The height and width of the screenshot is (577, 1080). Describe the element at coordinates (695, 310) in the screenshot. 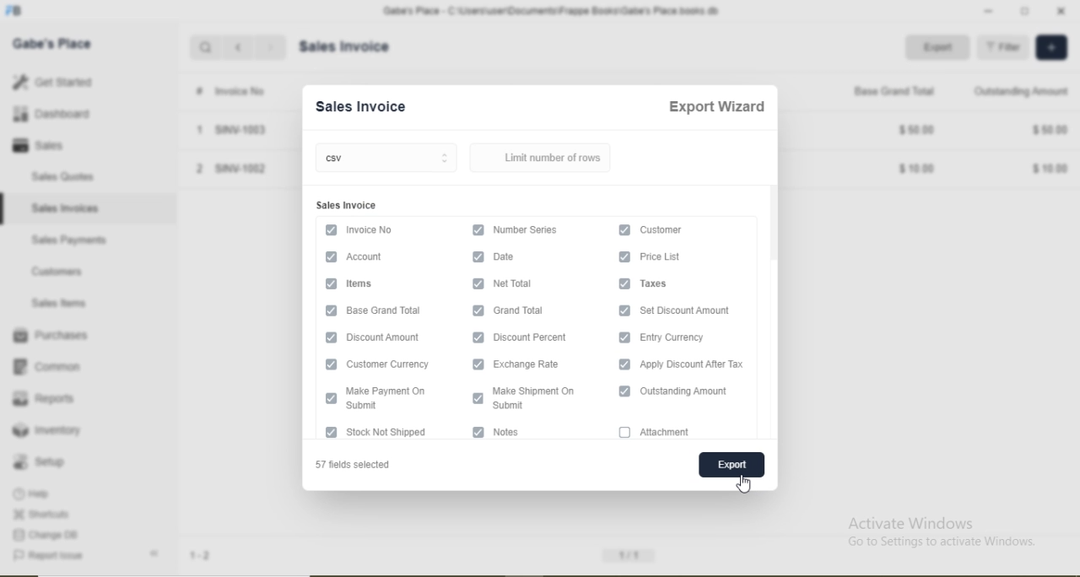

I see `Set Discount Amount` at that location.